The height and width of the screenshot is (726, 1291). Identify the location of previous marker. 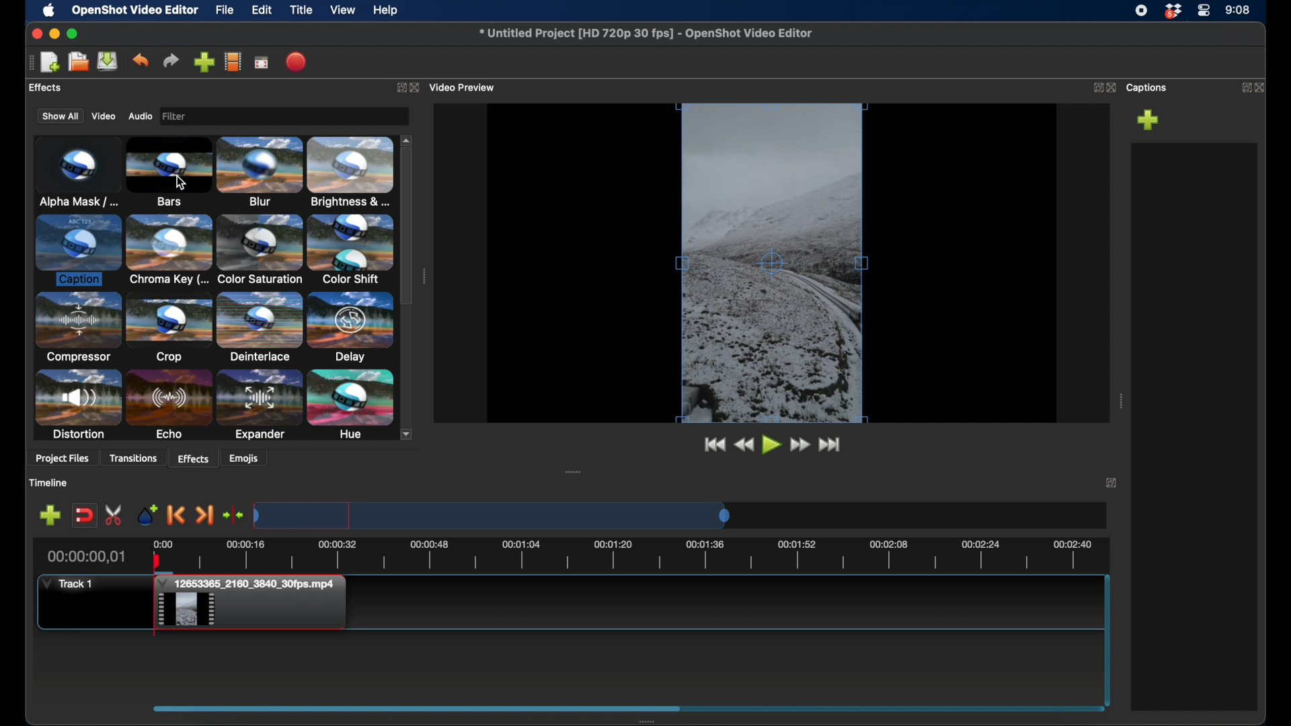
(177, 516).